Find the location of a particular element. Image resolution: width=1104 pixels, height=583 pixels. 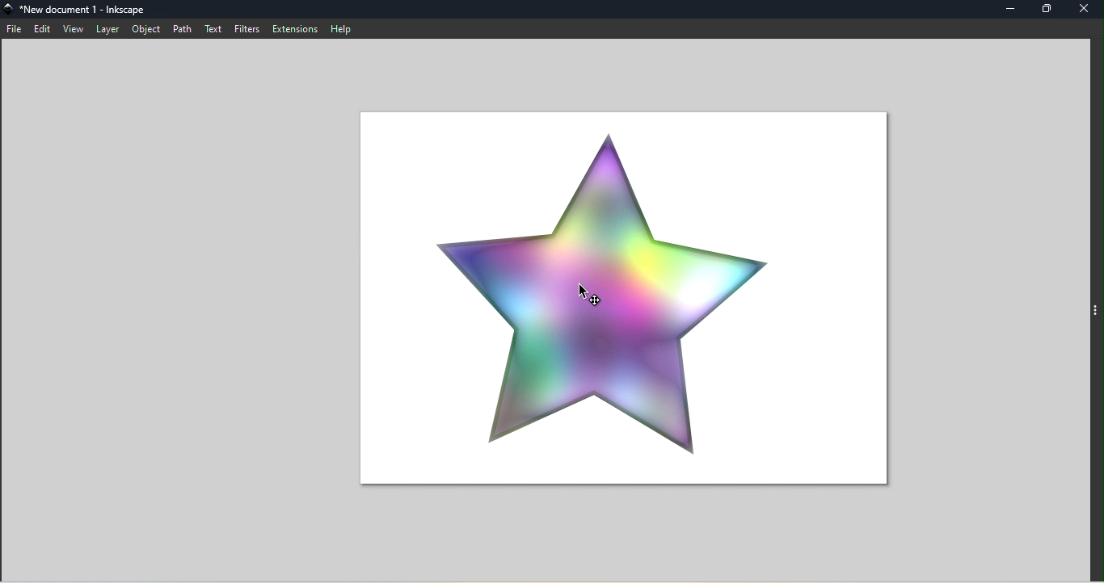

Canvas is located at coordinates (622, 302).